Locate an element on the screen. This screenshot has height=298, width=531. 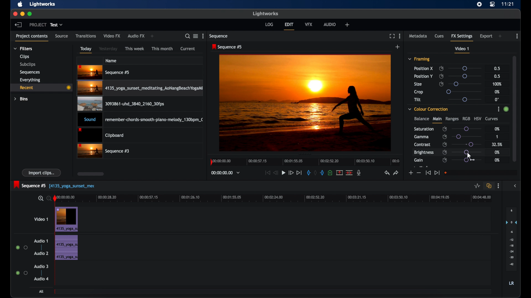
clips is located at coordinates (25, 57).